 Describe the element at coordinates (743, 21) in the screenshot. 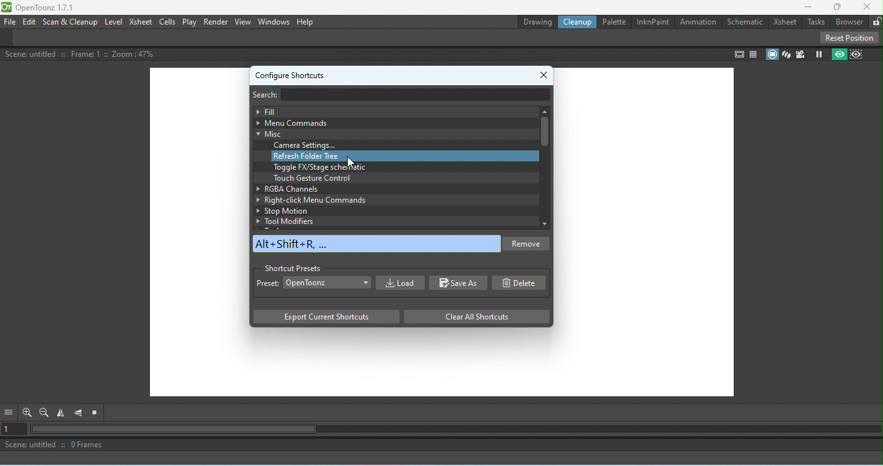

I see `Schematic` at that location.